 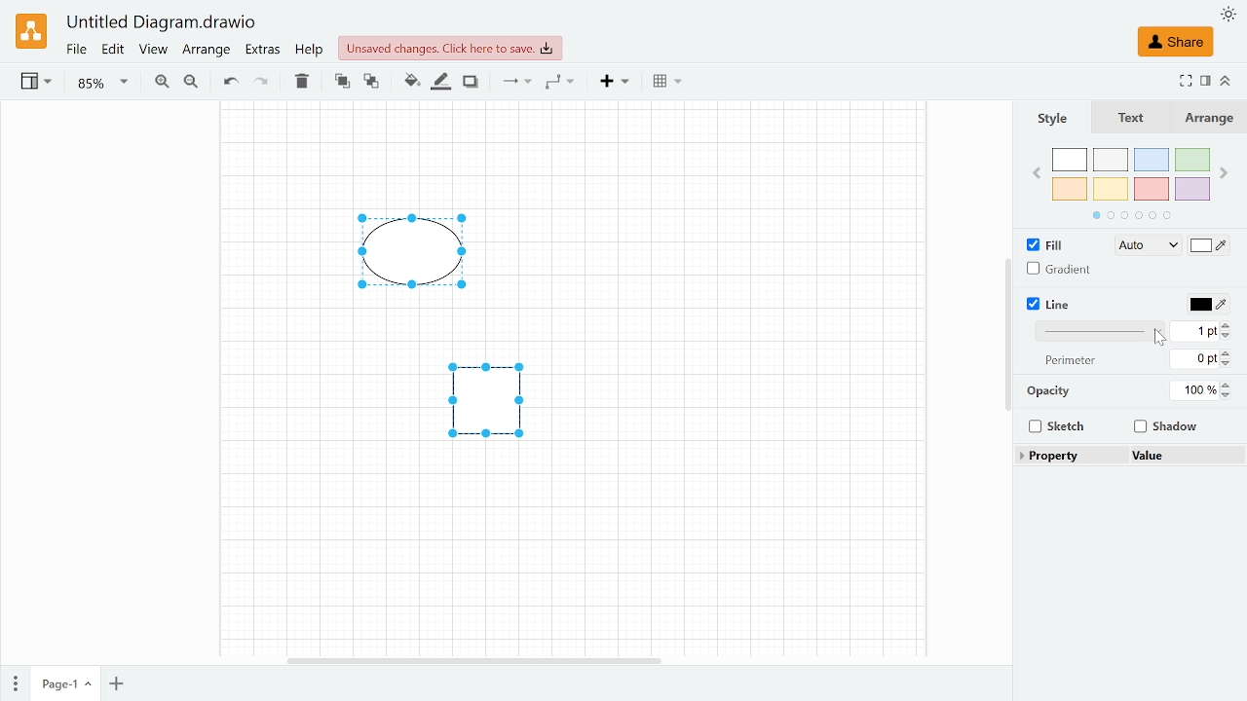 What do you see at coordinates (64, 684) in the screenshot?
I see `Current page` at bounding box center [64, 684].